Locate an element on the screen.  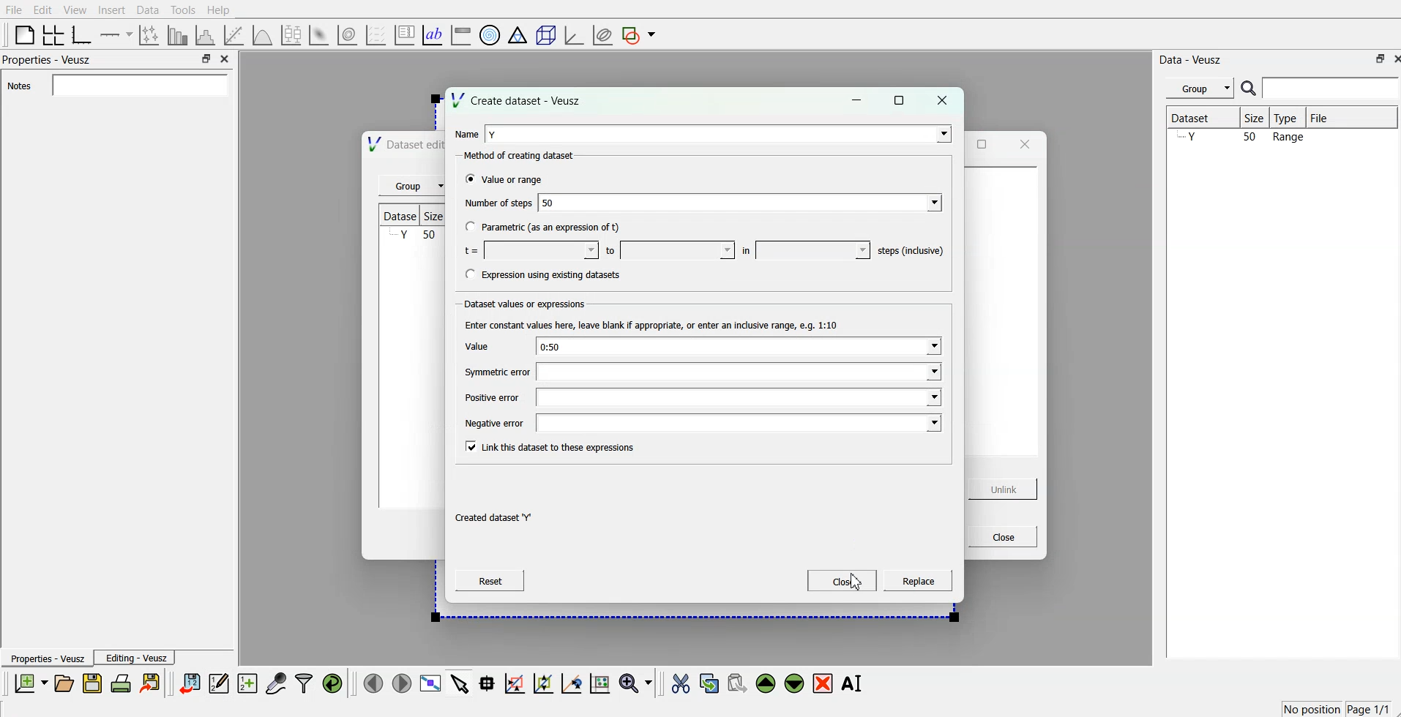
reset graph axes is located at coordinates (601, 686).